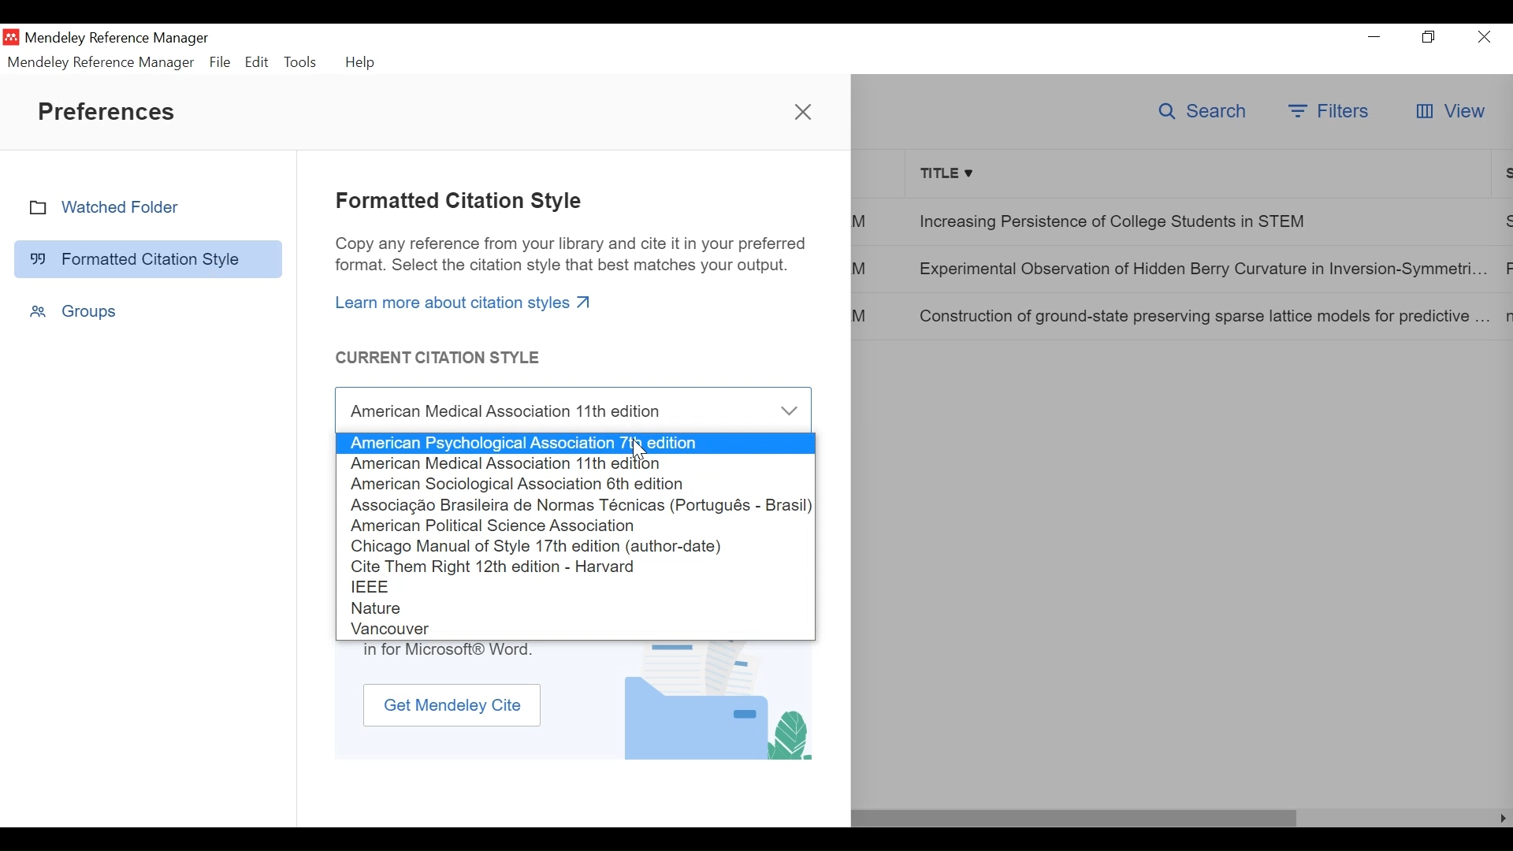  Describe the element at coordinates (575, 629) in the screenshot. I see `Vancouver` at that location.